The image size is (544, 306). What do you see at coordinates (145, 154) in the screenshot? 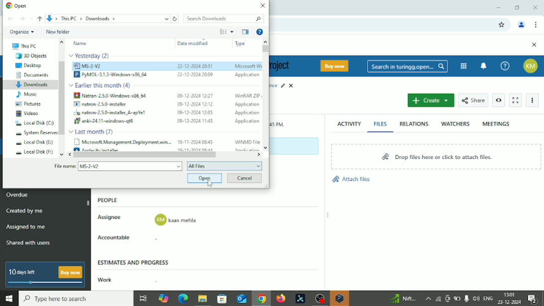
I see `Horizontal scrollbar` at bounding box center [145, 154].